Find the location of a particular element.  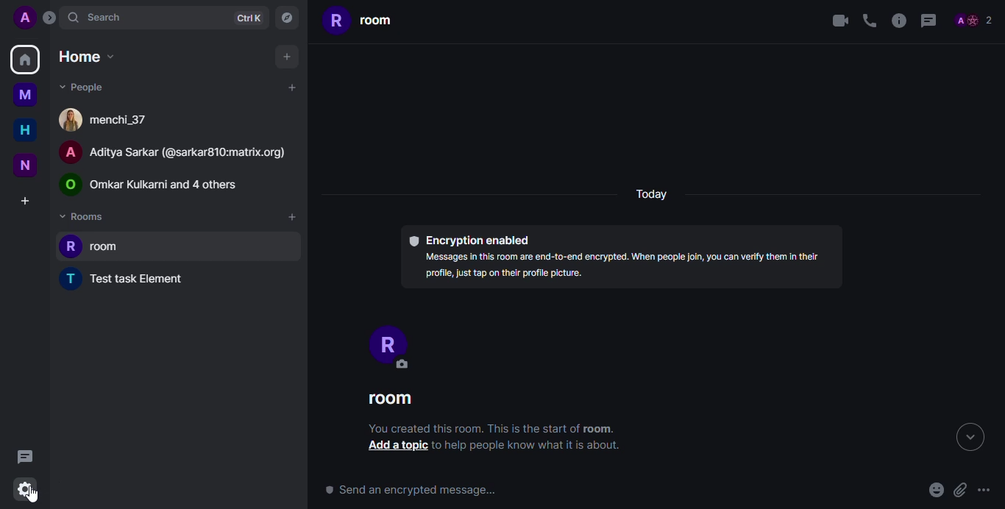

home is located at coordinates (26, 60).